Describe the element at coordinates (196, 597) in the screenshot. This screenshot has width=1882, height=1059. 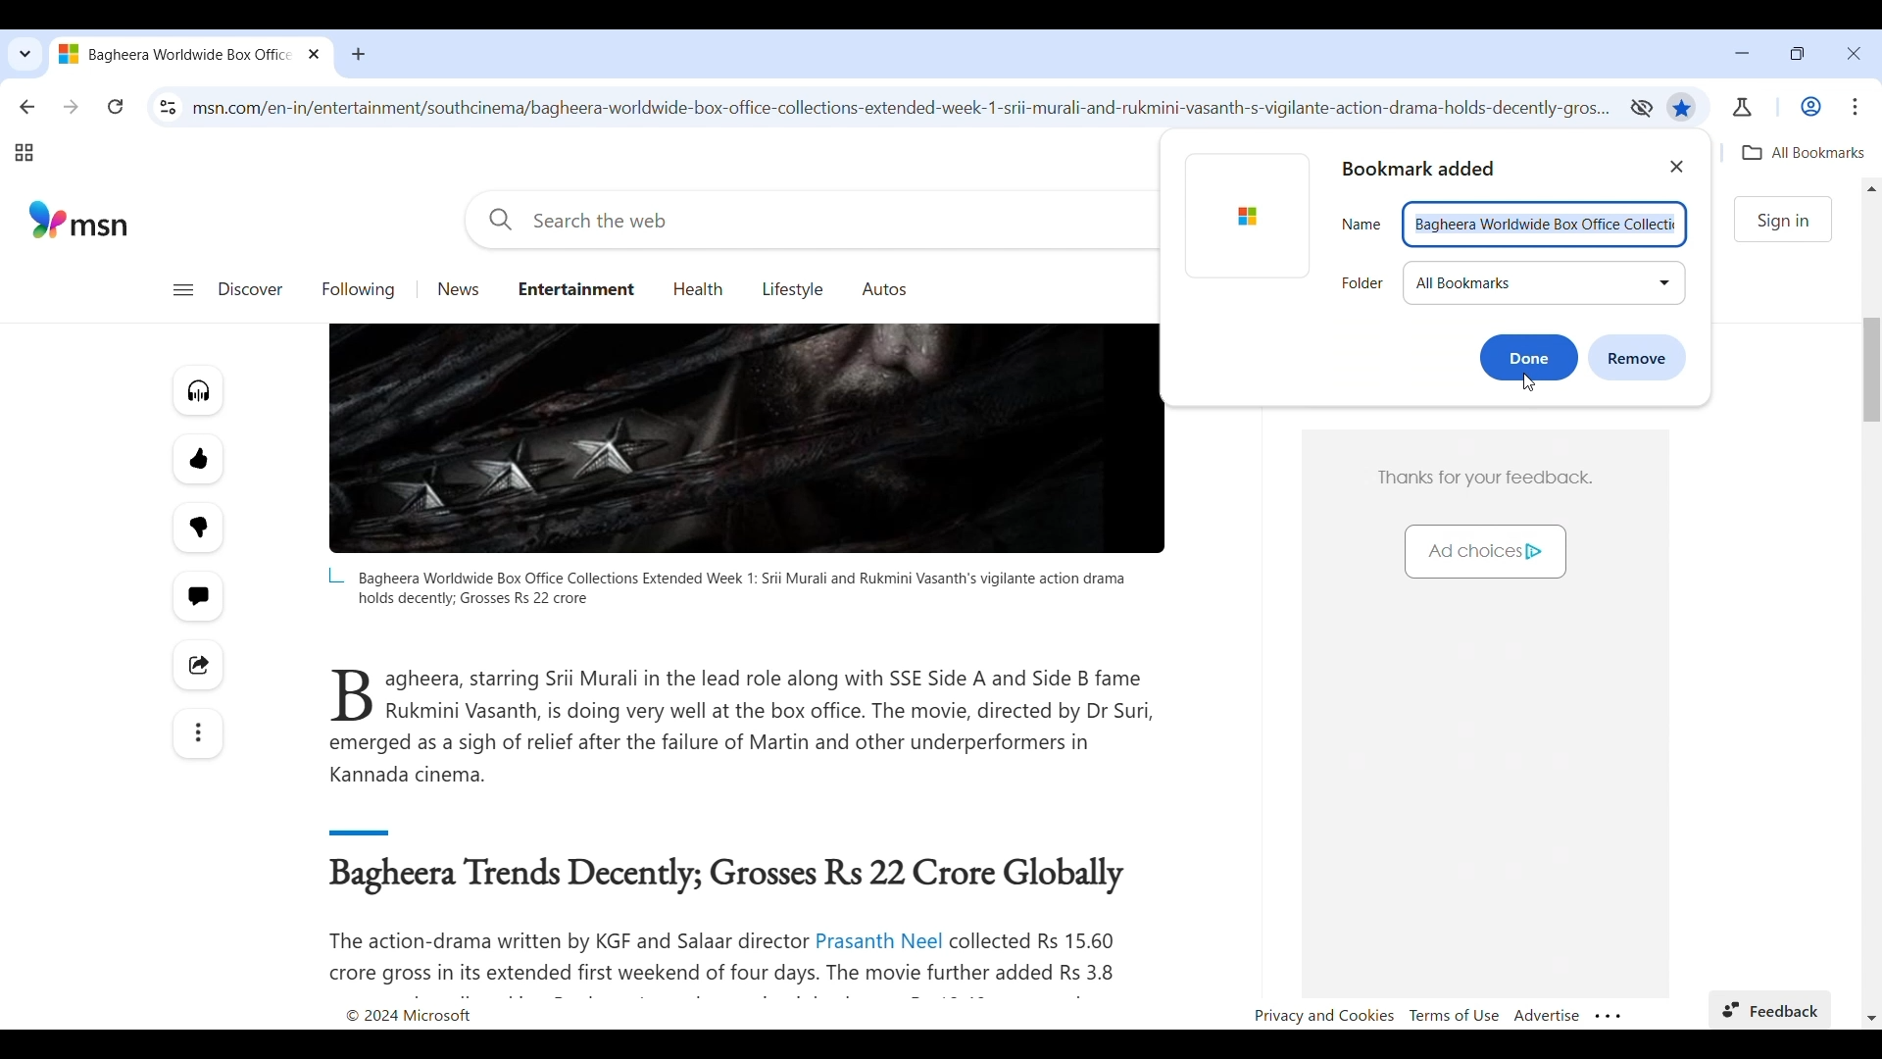
I see `Start the conversation` at that location.